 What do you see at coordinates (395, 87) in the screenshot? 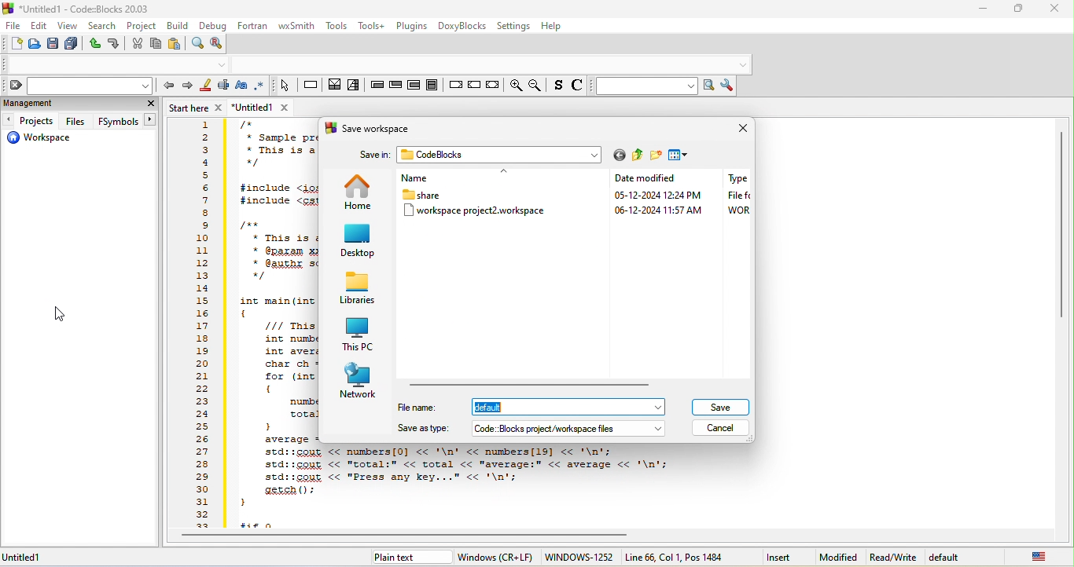
I see `exit` at bounding box center [395, 87].